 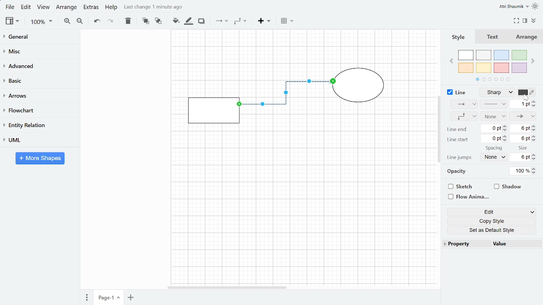 What do you see at coordinates (494, 116) in the screenshot?
I see `Line start` at bounding box center [494, 116].